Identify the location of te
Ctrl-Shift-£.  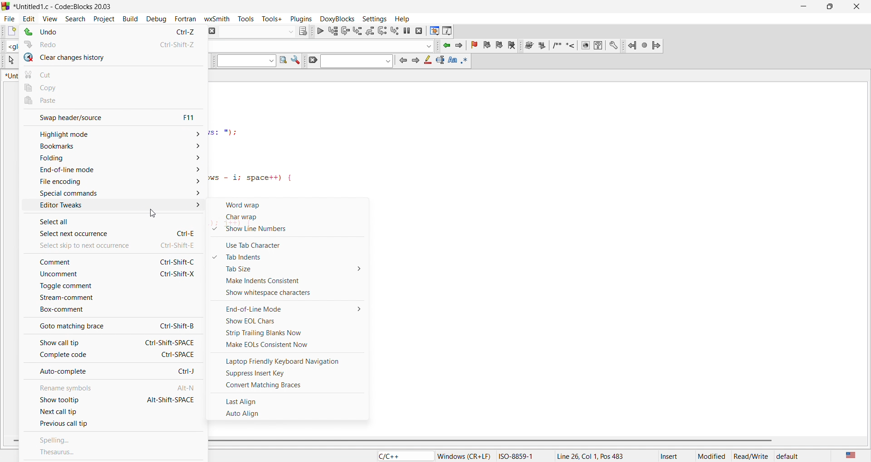
(175, 246).